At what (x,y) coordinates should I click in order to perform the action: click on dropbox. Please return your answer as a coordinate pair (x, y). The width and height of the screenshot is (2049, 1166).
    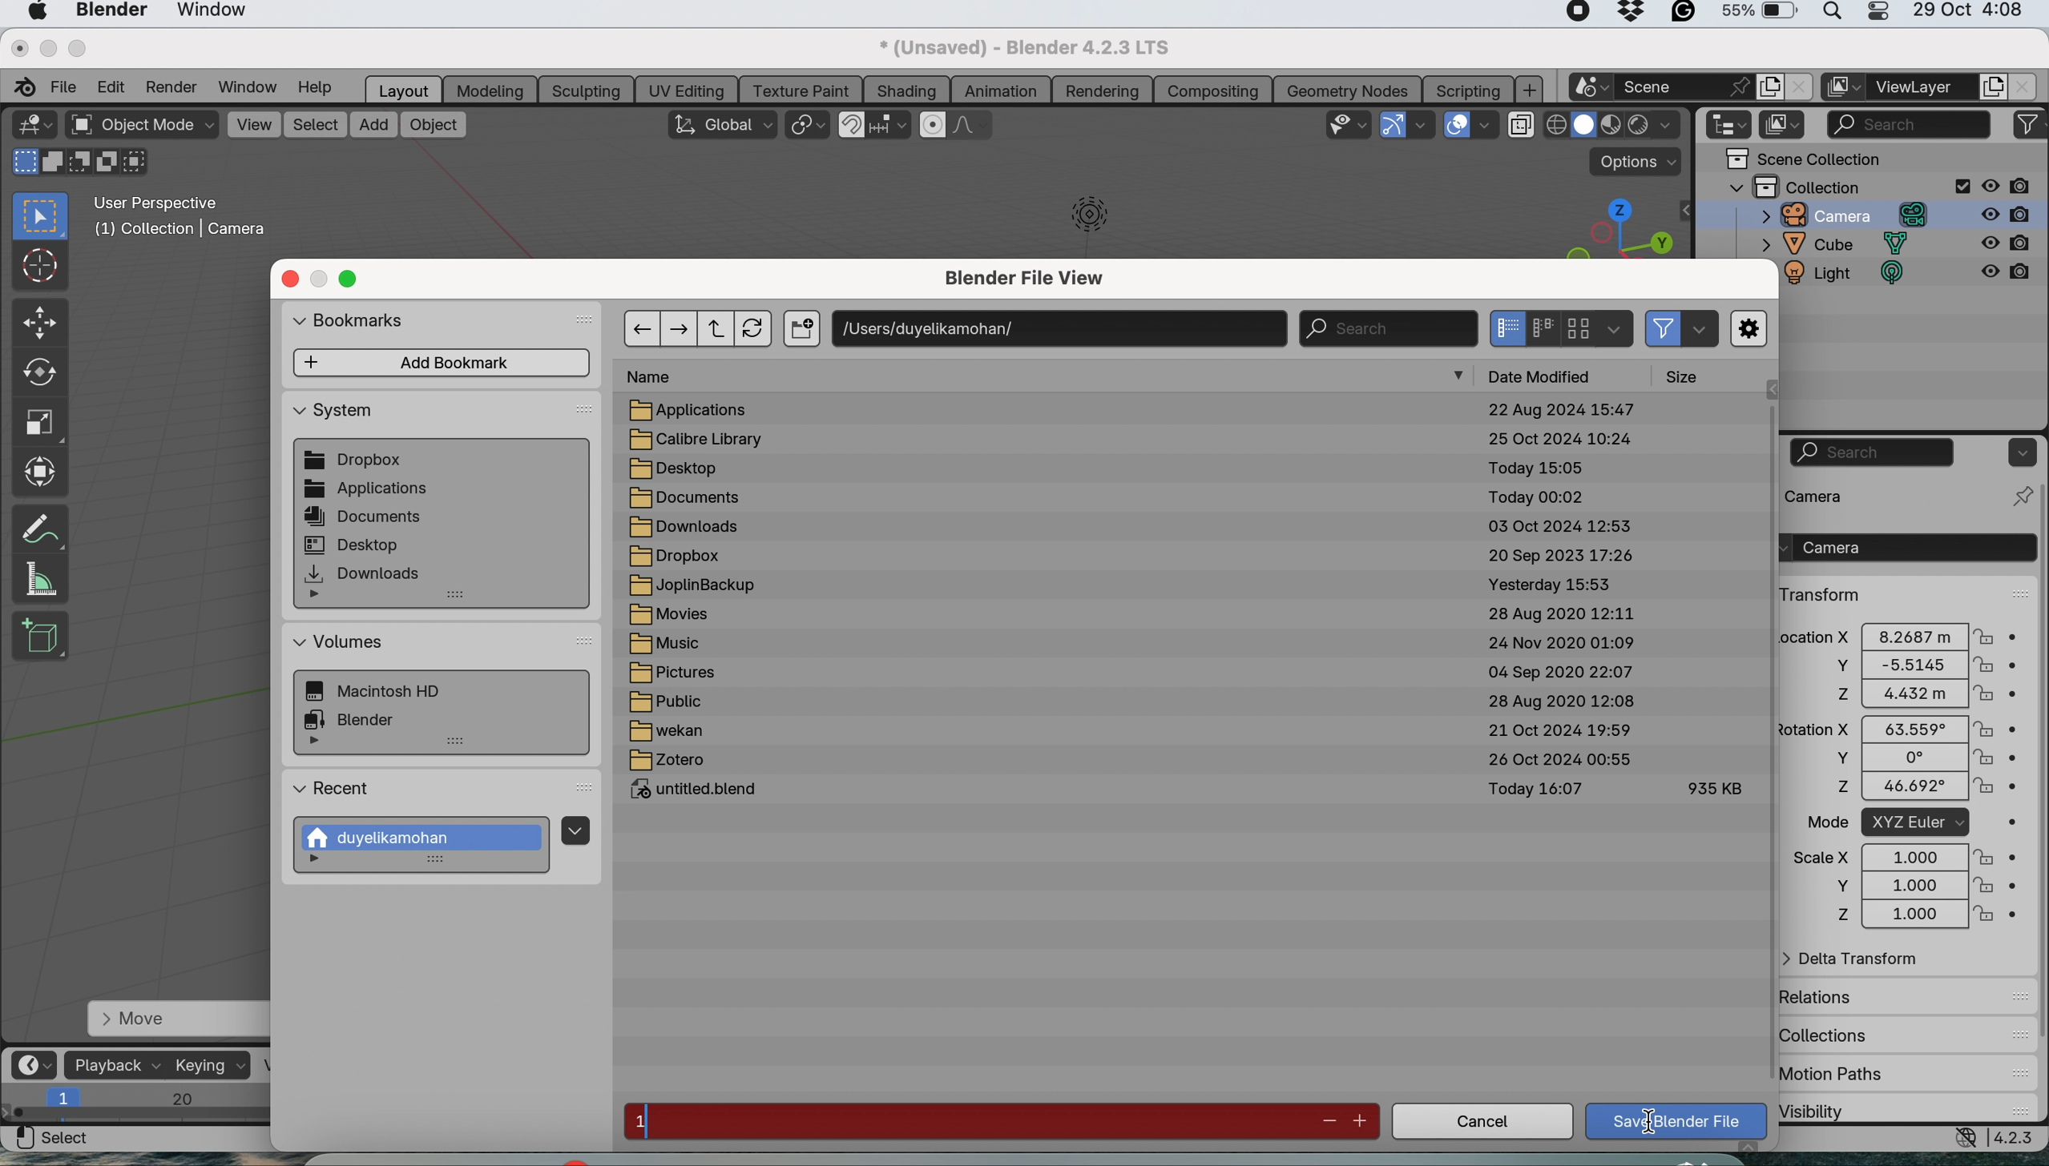
    Looking at the image, I should click on (357, 461).